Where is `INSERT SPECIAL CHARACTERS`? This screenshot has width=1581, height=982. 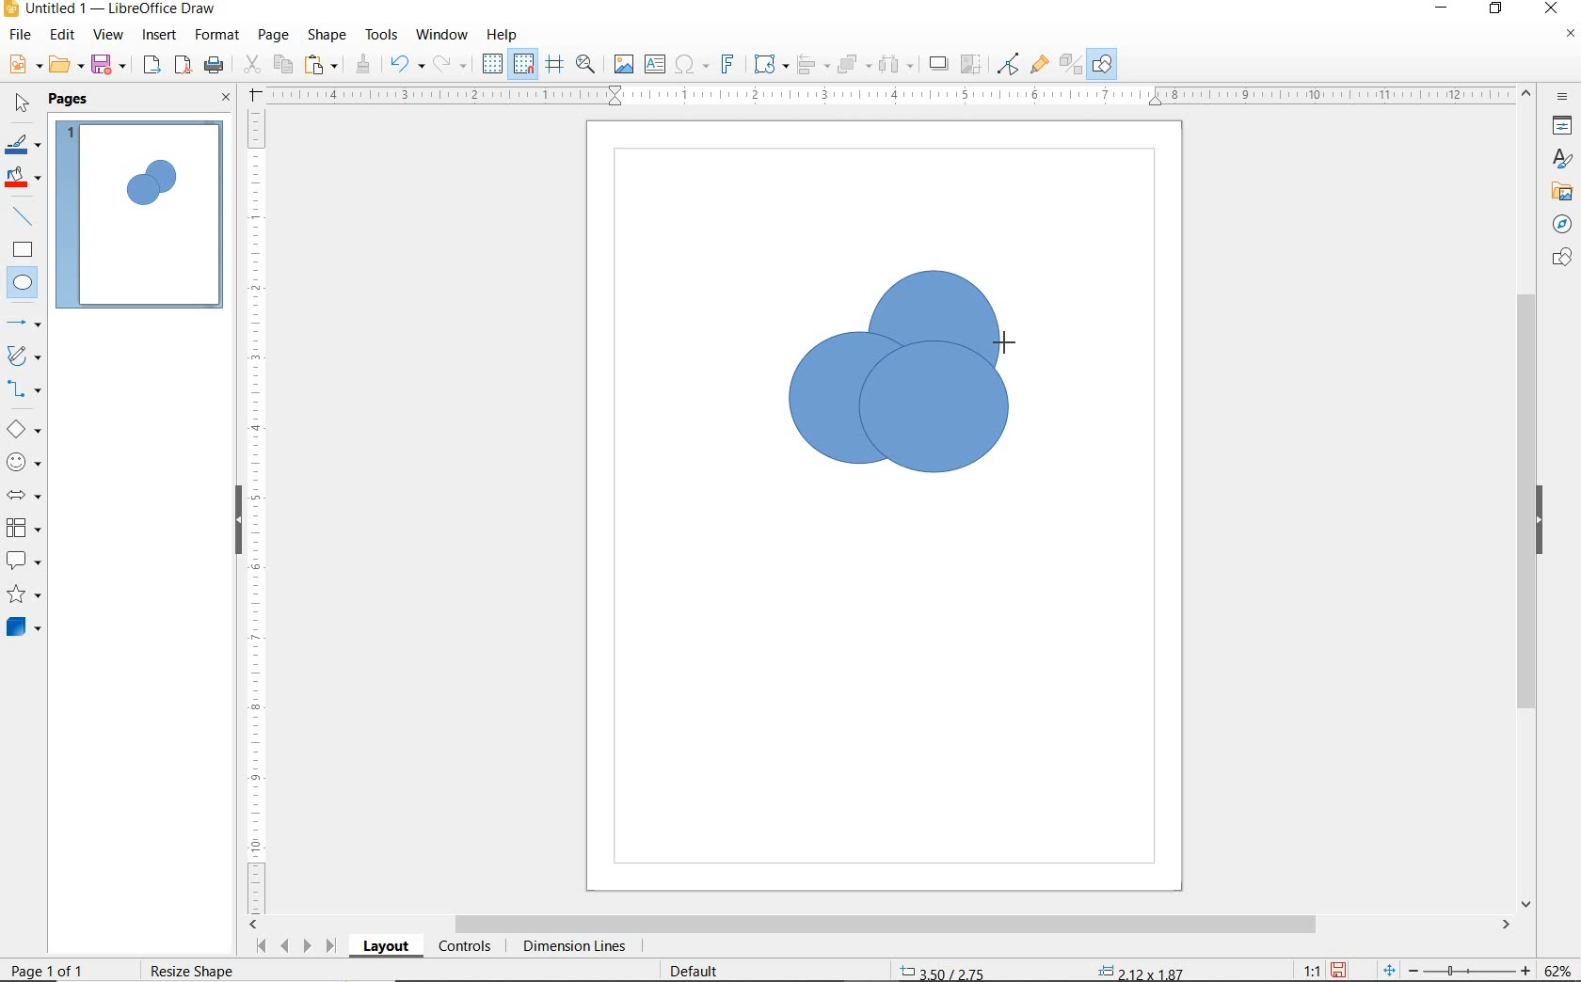
INSERT SPECIAL CHARACTERS is located at coordinates (689, 66).